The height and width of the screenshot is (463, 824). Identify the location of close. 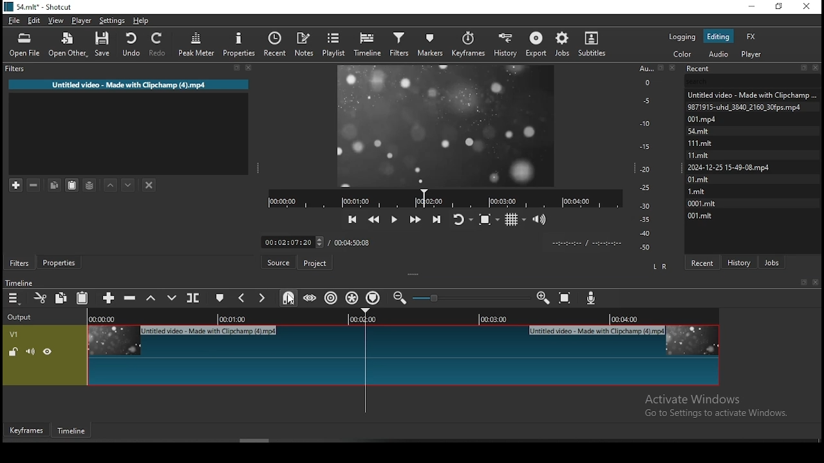
(814, 282).